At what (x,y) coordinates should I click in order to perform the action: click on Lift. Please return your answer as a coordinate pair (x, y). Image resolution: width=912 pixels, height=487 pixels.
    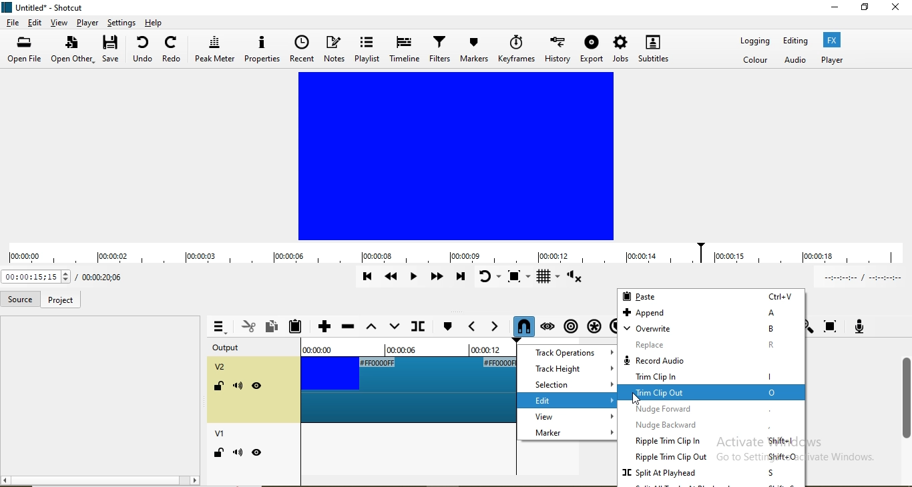
    Looking at the image, I should click on (371, 330).